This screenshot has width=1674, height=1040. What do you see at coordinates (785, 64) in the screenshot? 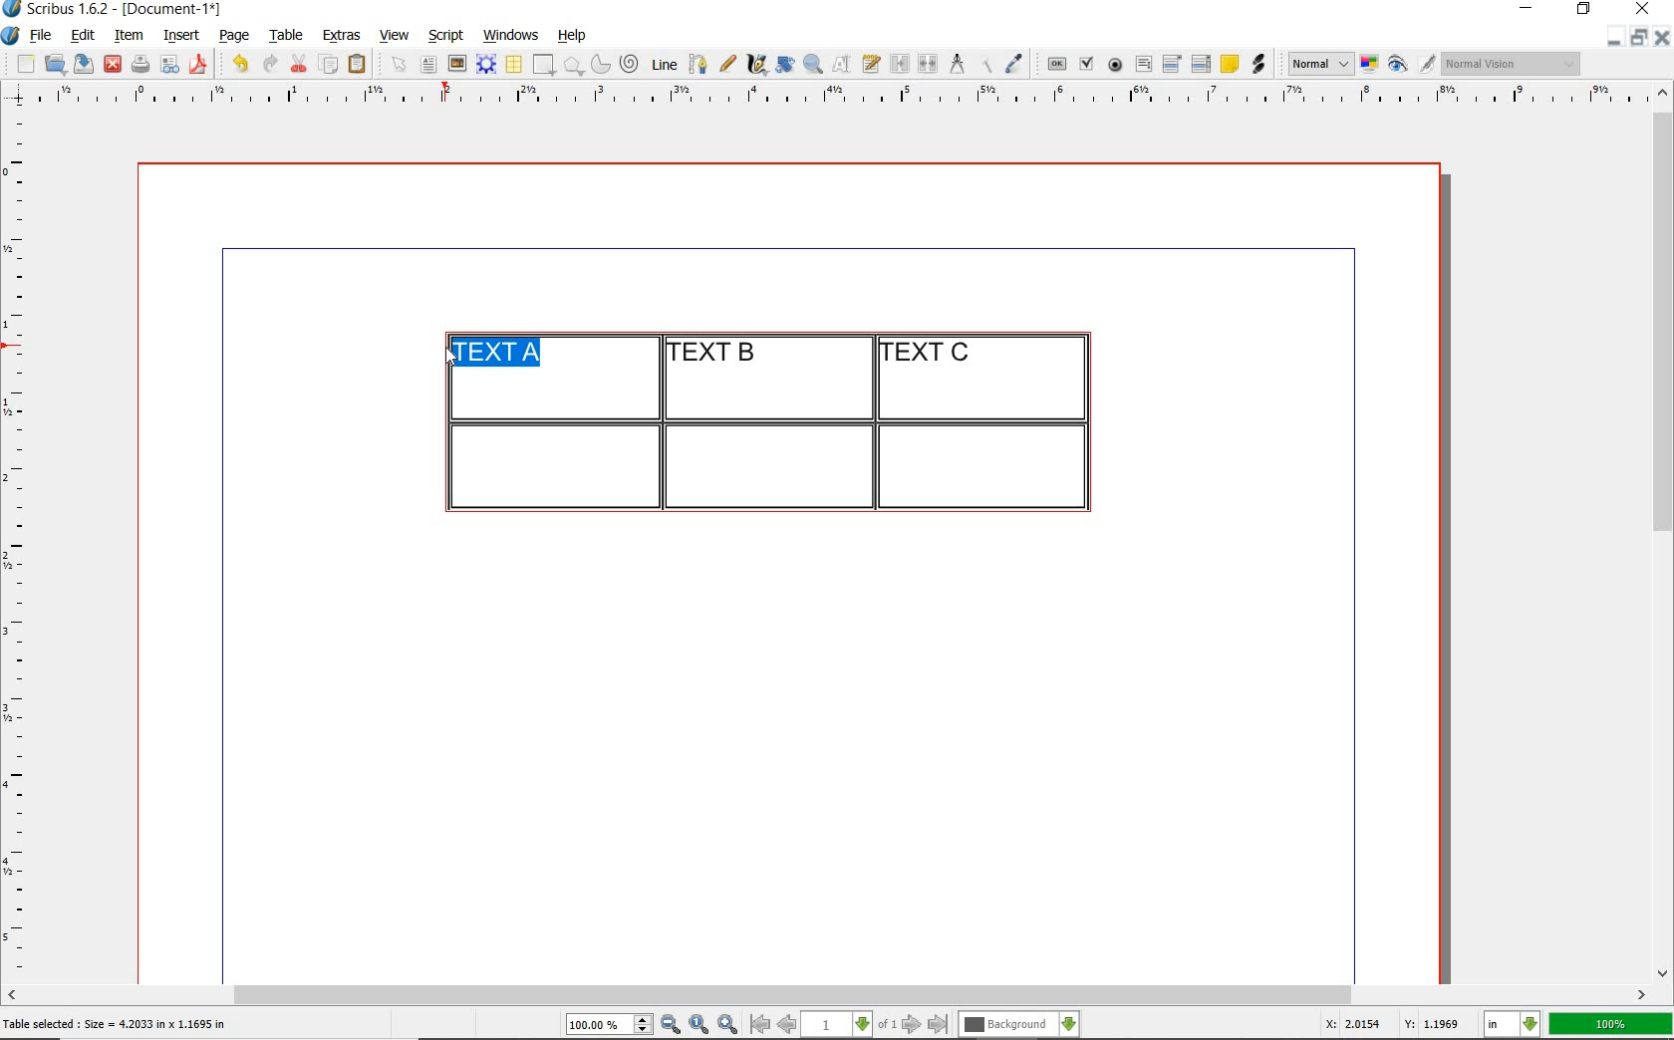
I see `rotate item` at bounding box center [785, 64].